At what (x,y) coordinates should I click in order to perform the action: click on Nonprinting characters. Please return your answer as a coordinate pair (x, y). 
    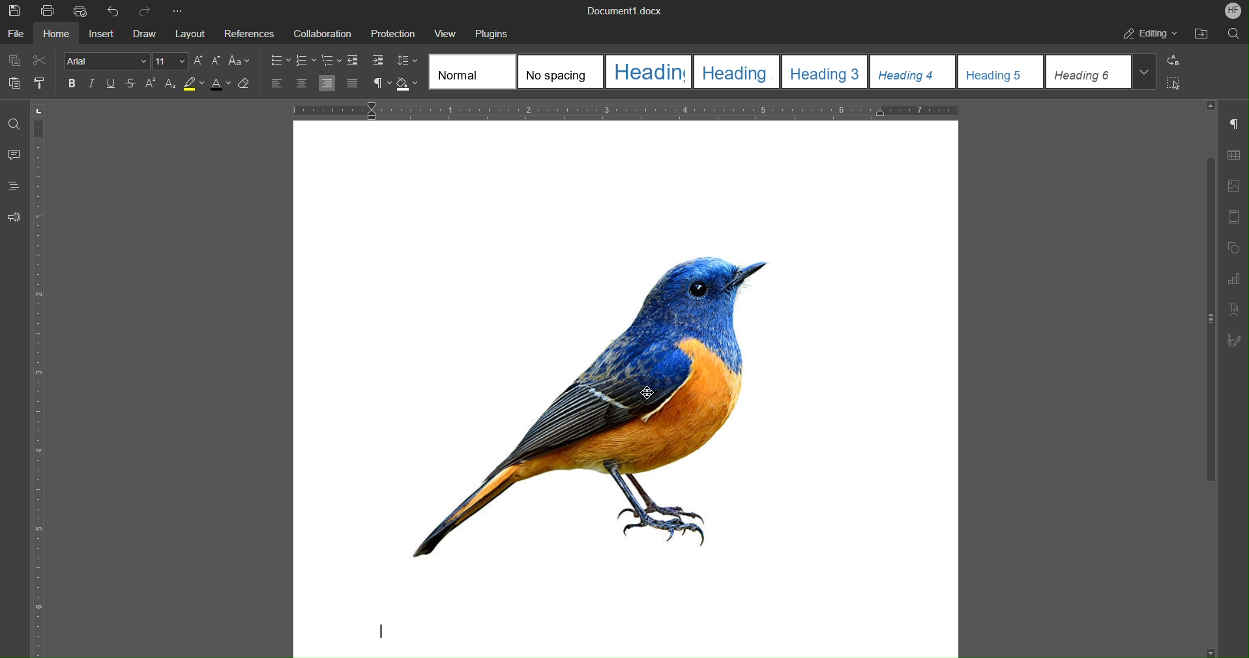
    Looking at the image, I should click on (382, 83).